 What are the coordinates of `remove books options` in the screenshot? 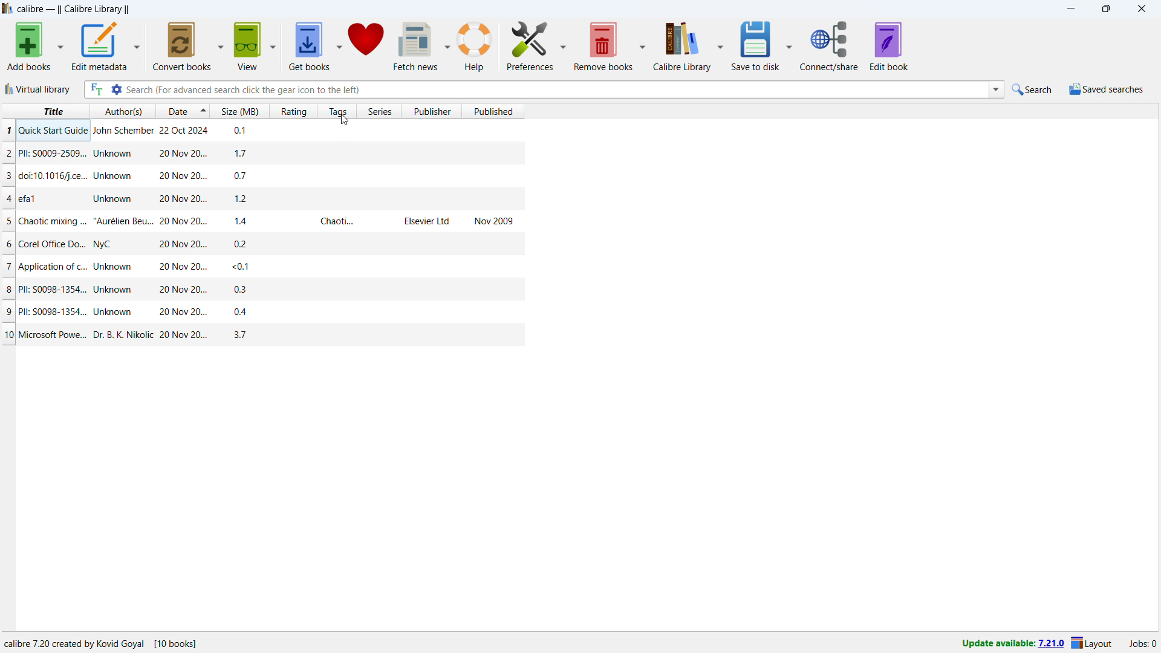 It's located at (643, 45).